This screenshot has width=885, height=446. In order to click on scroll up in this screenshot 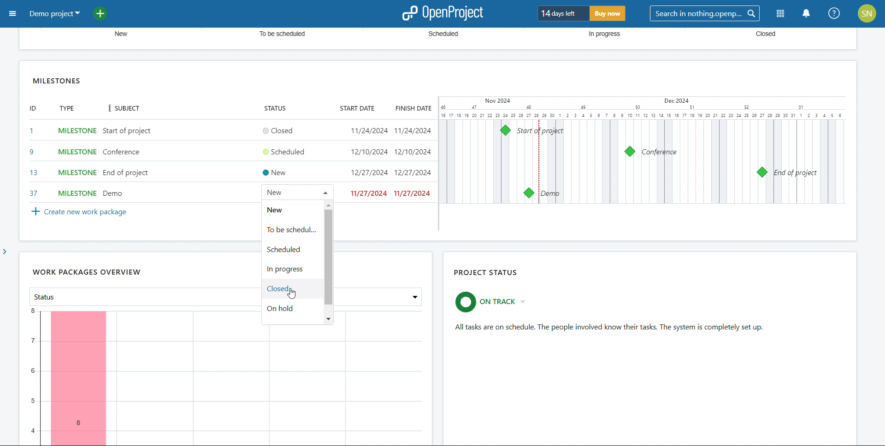, I will do `click(328, 205)`.